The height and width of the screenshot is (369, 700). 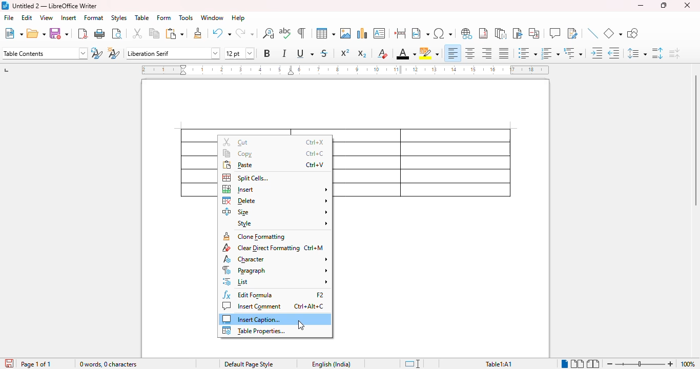 I want to click on text language, so click(x=332, y=364).